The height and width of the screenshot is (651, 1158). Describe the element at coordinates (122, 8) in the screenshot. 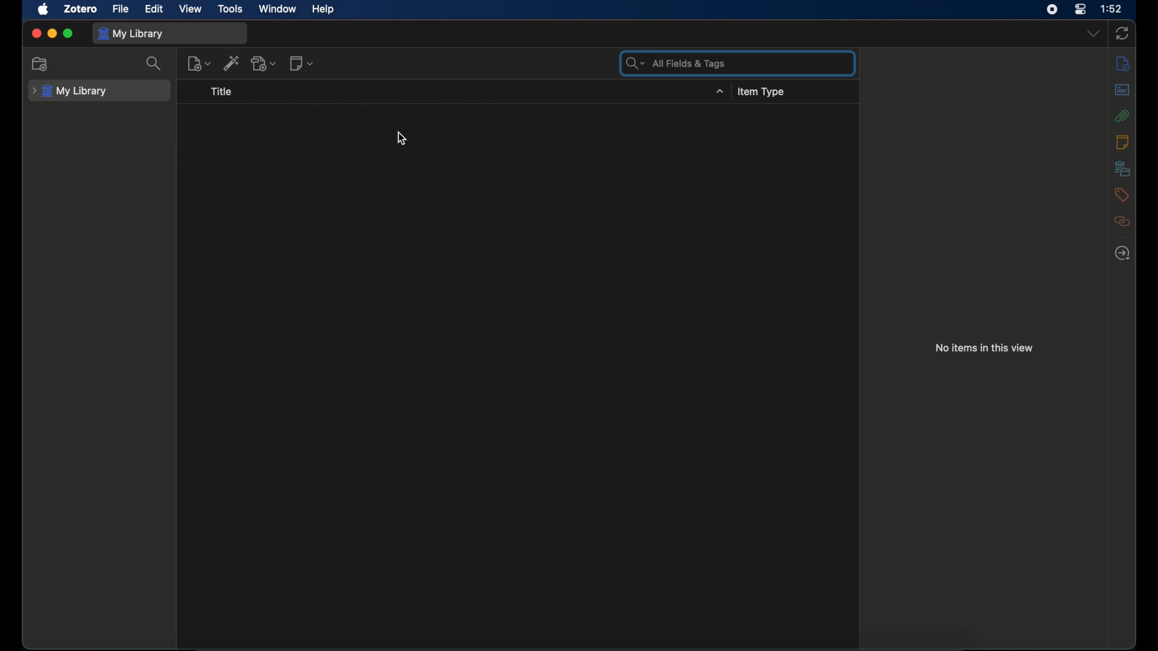

I see `file` at that location.